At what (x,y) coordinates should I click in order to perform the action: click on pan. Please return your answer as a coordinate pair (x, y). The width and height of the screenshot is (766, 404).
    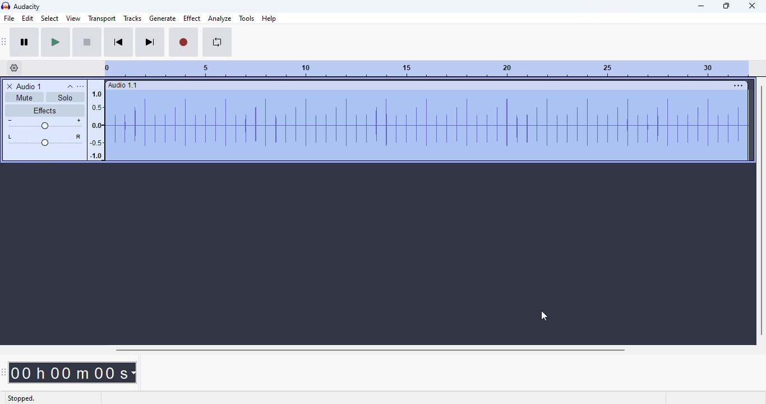
    Looking at the image, I should click on (44, 139).